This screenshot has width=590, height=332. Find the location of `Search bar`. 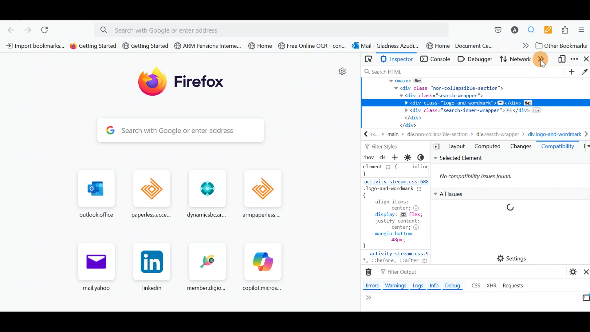

Search bar is located at coordinates (274, 29).